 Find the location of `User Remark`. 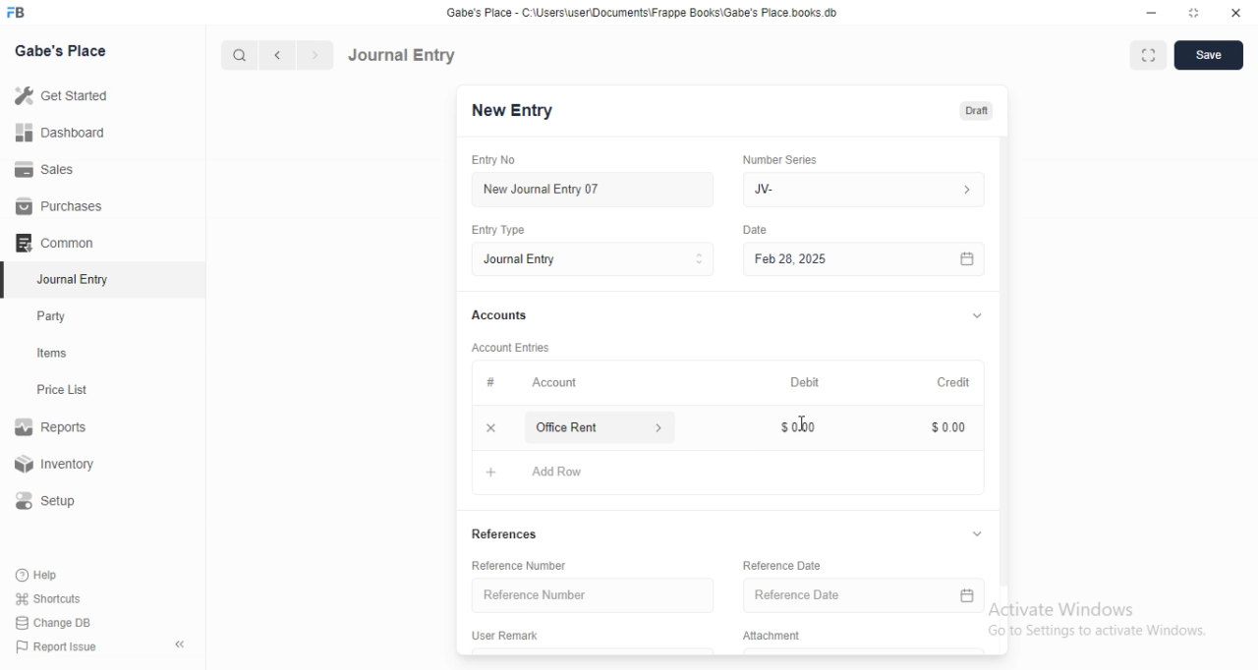

User Remark is located at coordinates (508, 638).